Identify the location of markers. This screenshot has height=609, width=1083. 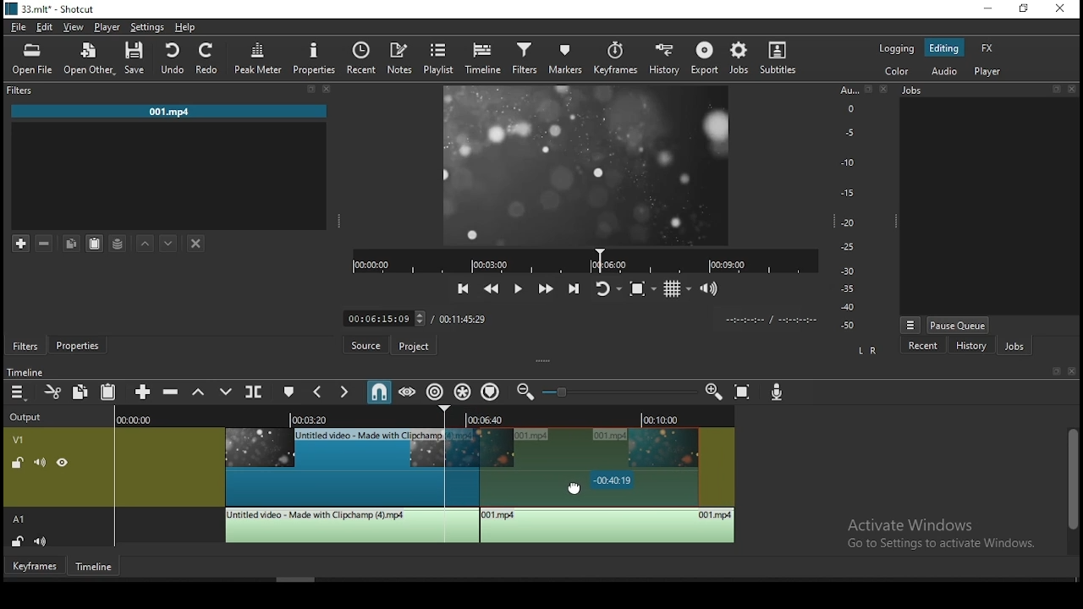
(567, 59).